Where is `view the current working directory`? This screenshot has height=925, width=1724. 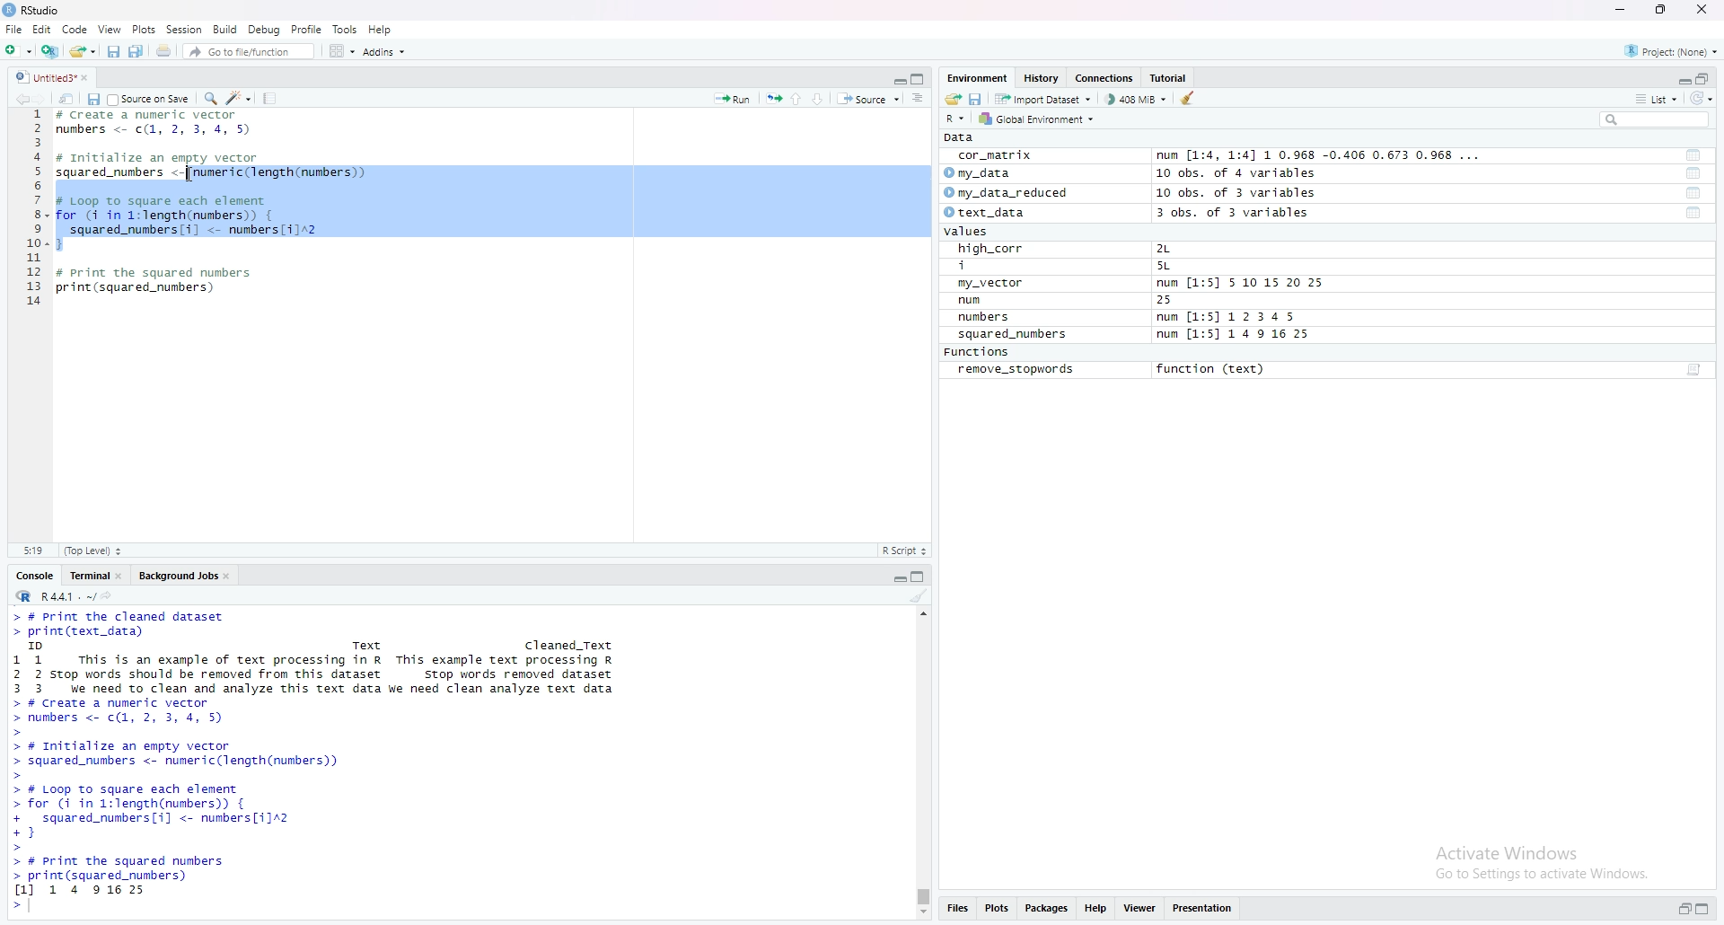 view the current working directory is located at coordinates (108, 595).